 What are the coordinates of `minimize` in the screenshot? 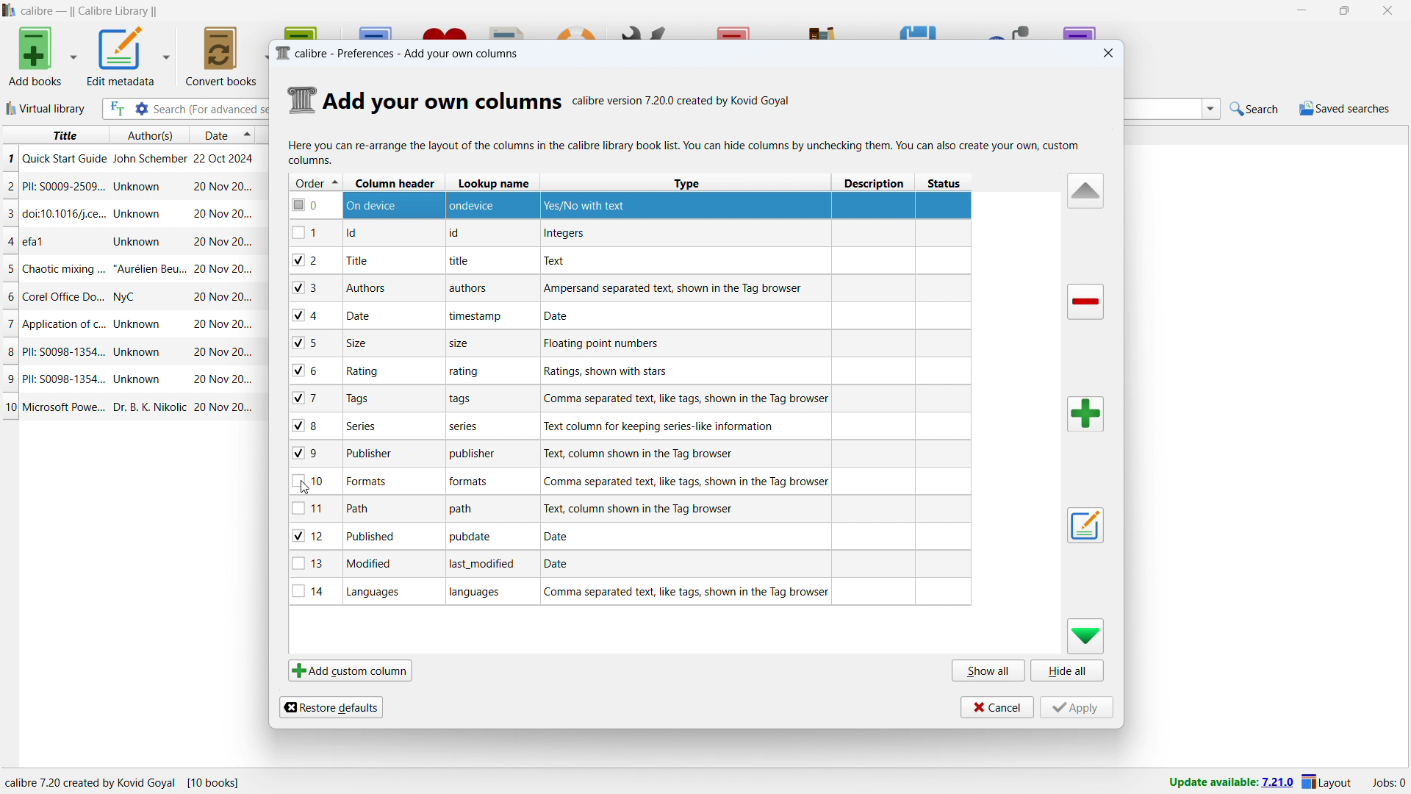 It's located at (1299, 11).